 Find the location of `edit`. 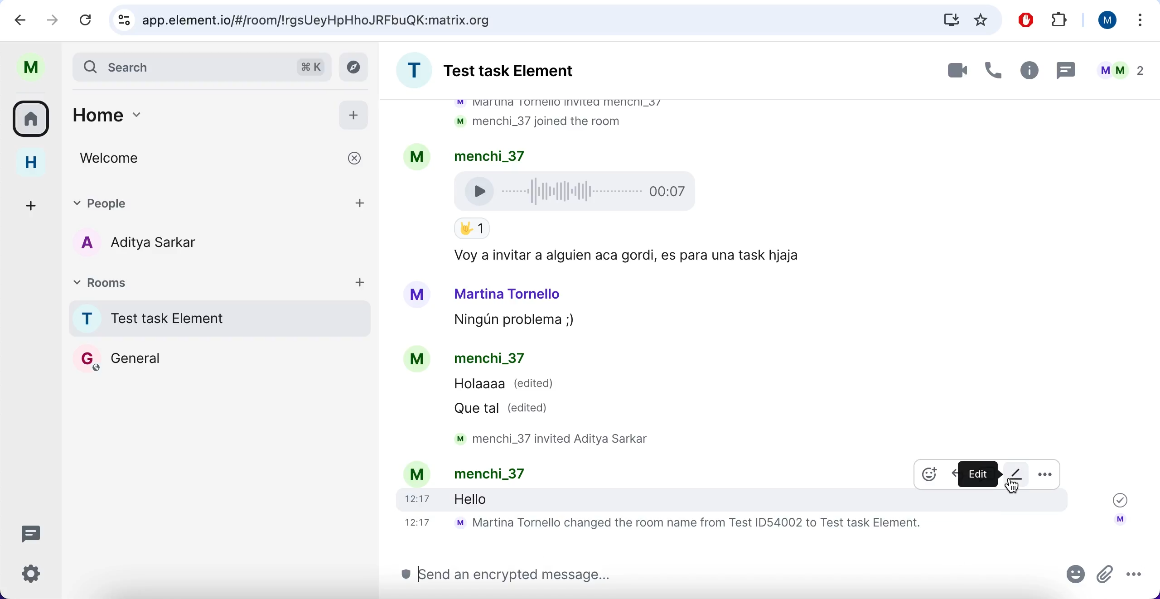

edit is located at coordinates (1017, 473).